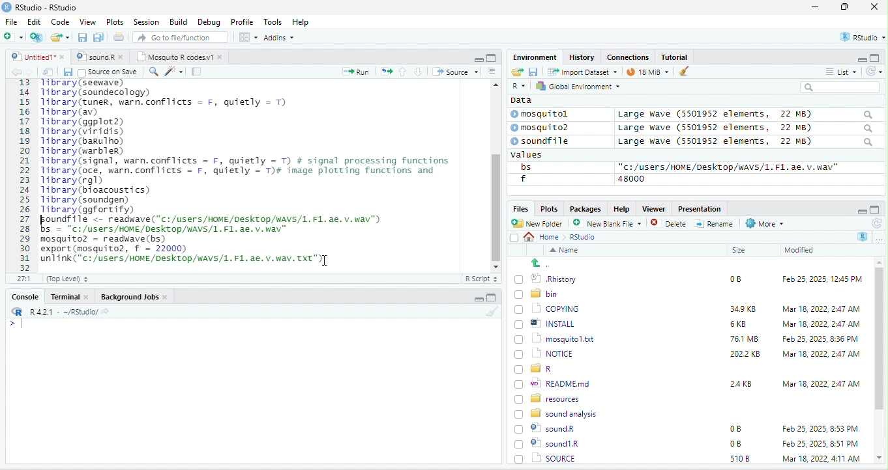  Describe the element at coordinates (491, 297) in the screenshot. I see `maximize` at that location.